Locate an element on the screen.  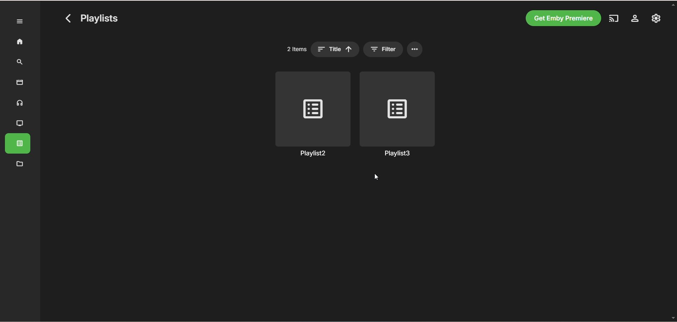
back is located at coordinates (69, 18).